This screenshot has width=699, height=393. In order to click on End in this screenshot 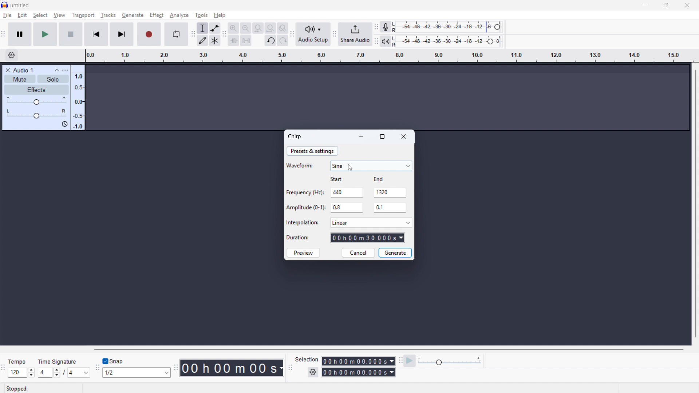, I will do `click(378, 179)`.